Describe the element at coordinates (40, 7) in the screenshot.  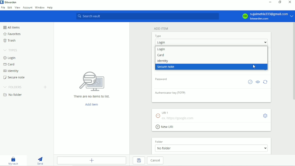
I see `Window` at that location.